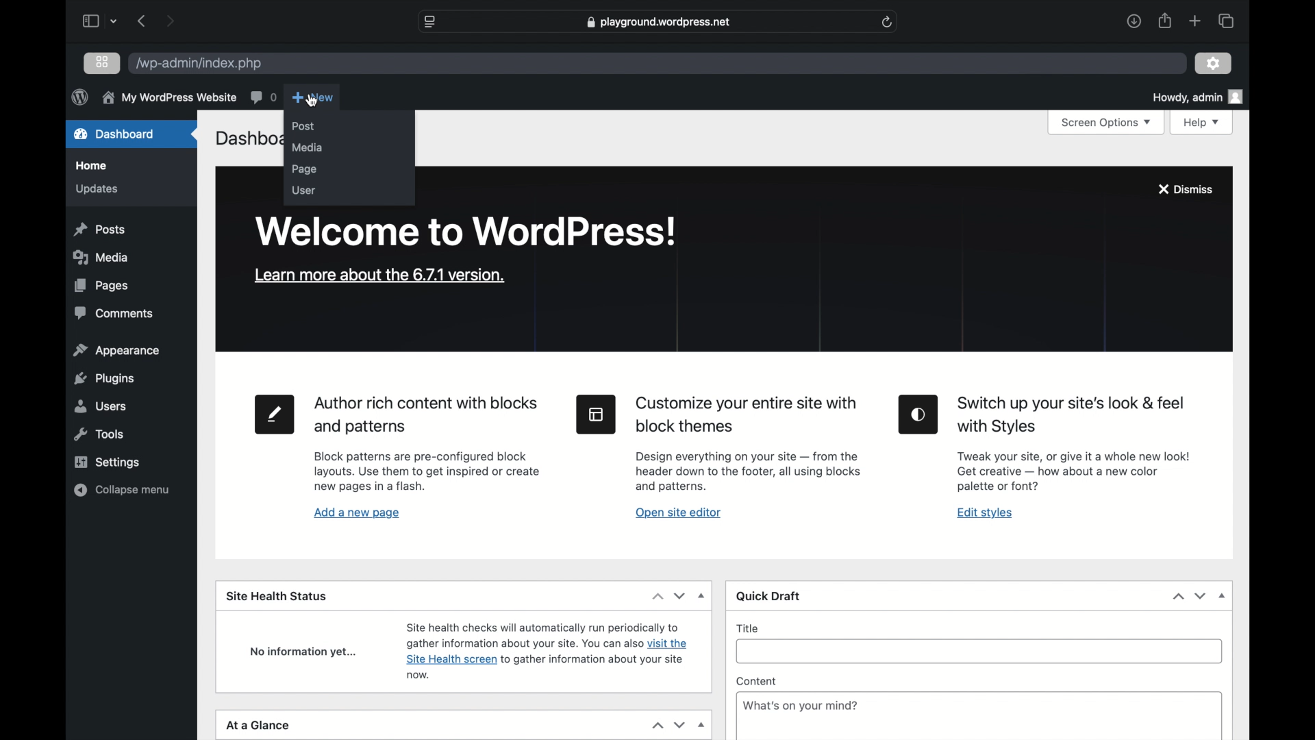  What do you see at coordinates (1190, 596) in the screenshot?
I see `stepper buttons` at bounding box center [1190, 596].